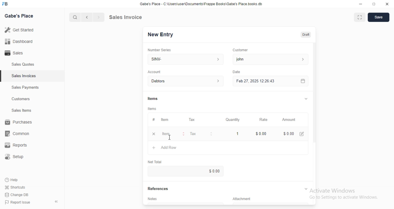 The height and width of the screenshot is (209, 394). What do you see at coordinates (154, 162) in the screenshot?
I see `Net Total` at bounding box center [154, 162].